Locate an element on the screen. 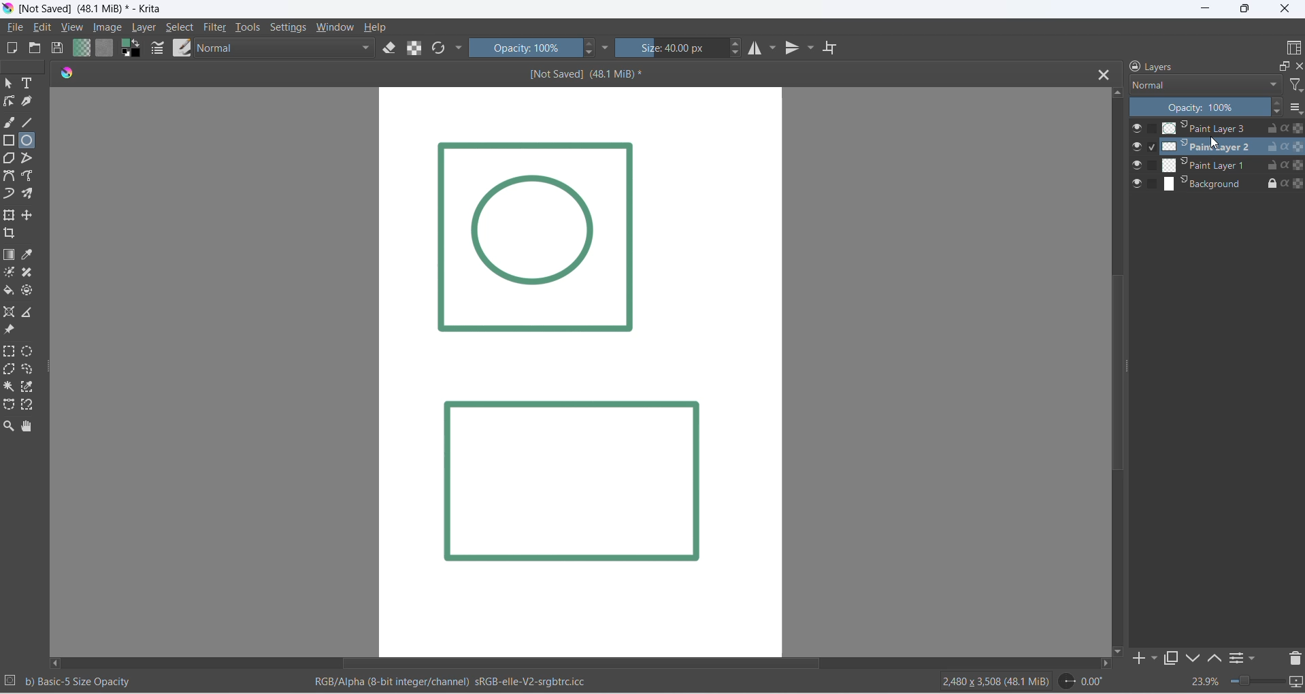 The height and width of the screenshot is (694, 1305). Preserver alpha is located at coordinates (1293, 146).